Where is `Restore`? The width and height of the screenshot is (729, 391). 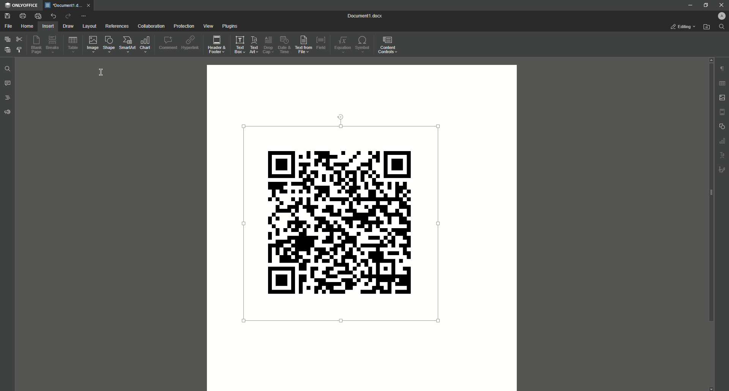 Restore is located at coordinates (705, 5).